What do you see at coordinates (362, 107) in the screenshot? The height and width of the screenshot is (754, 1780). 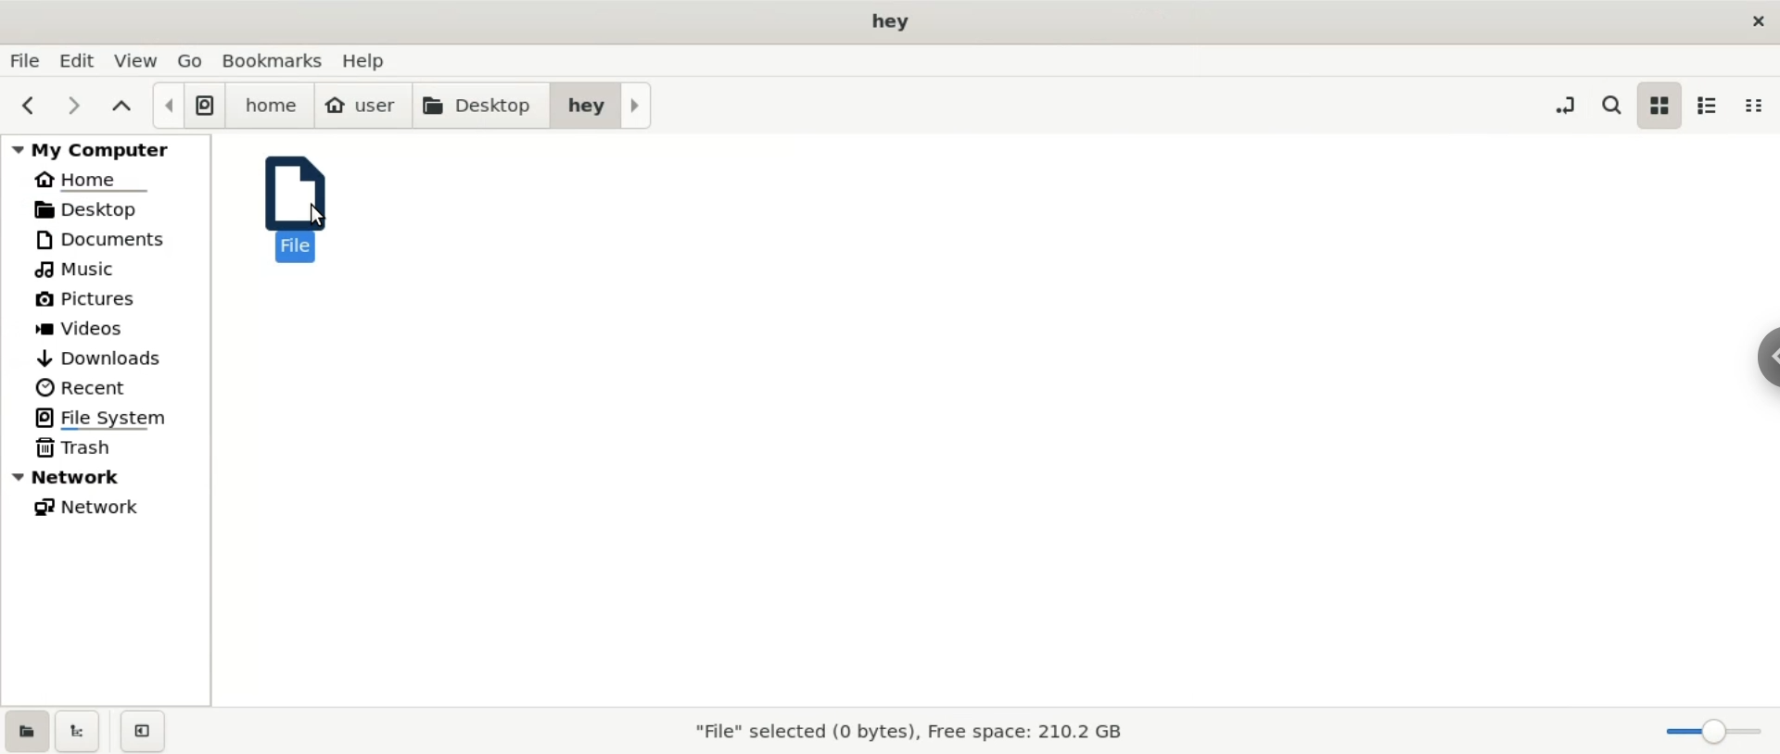 I see `user` at bounding box center [362, 107].